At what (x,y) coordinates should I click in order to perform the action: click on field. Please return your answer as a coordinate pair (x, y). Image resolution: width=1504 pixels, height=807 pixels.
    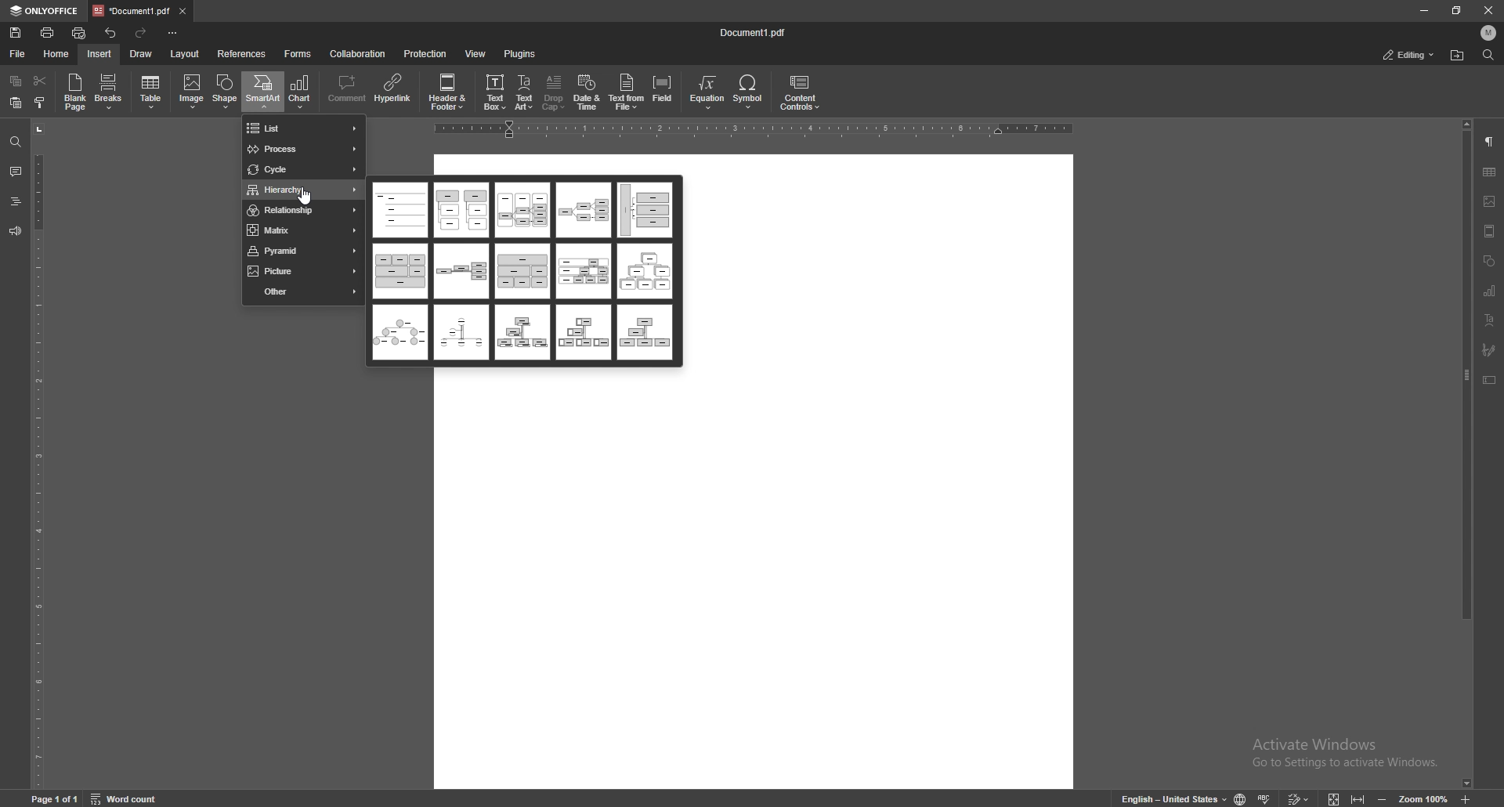
    Looking at the image, I should click on (663, 91).